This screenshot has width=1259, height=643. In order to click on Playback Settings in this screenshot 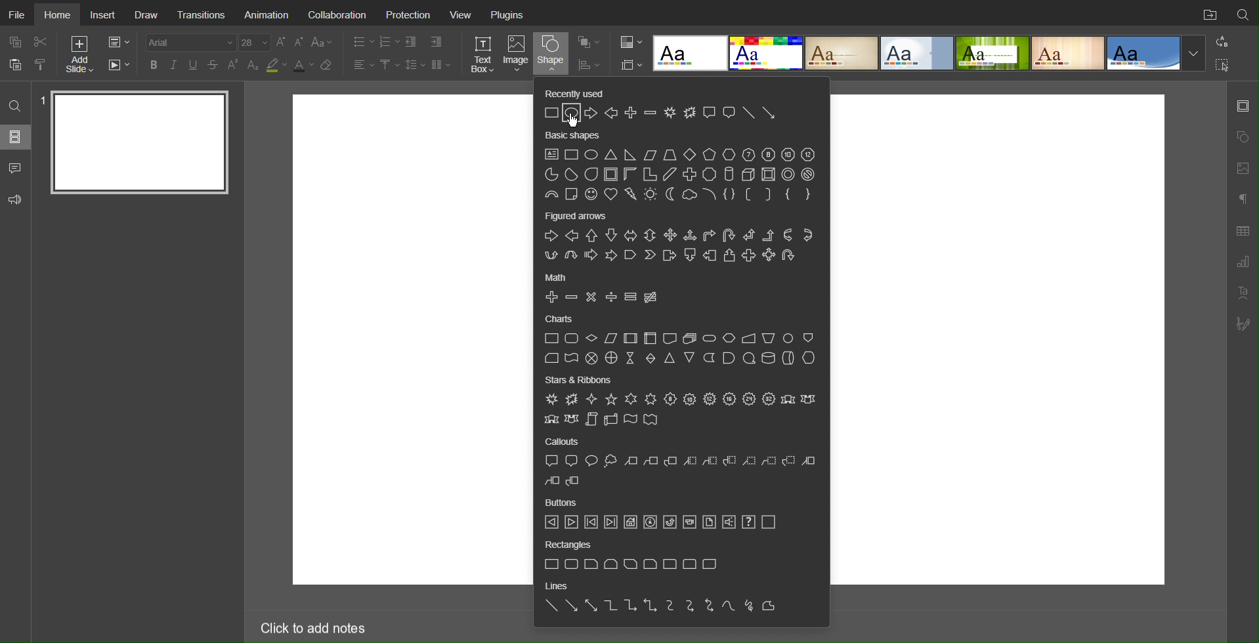, I will do `click(119, 65)`.